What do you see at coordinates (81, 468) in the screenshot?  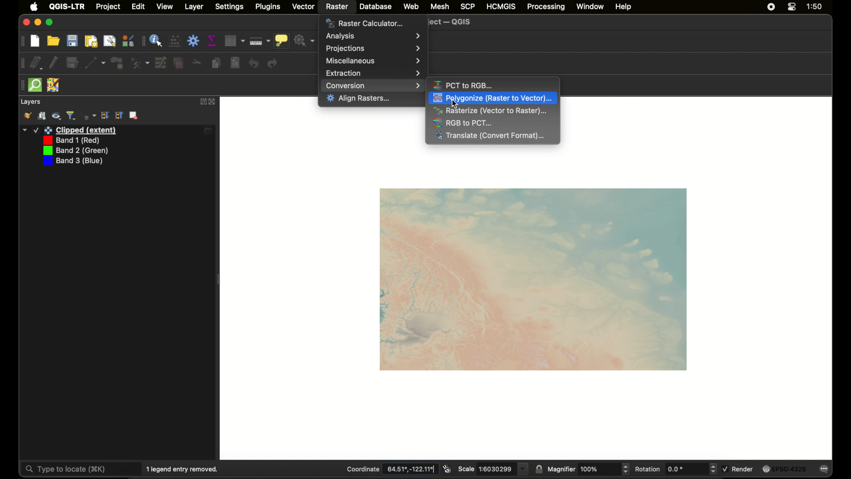 I see `type to locate` at bounding box center [81, 468].